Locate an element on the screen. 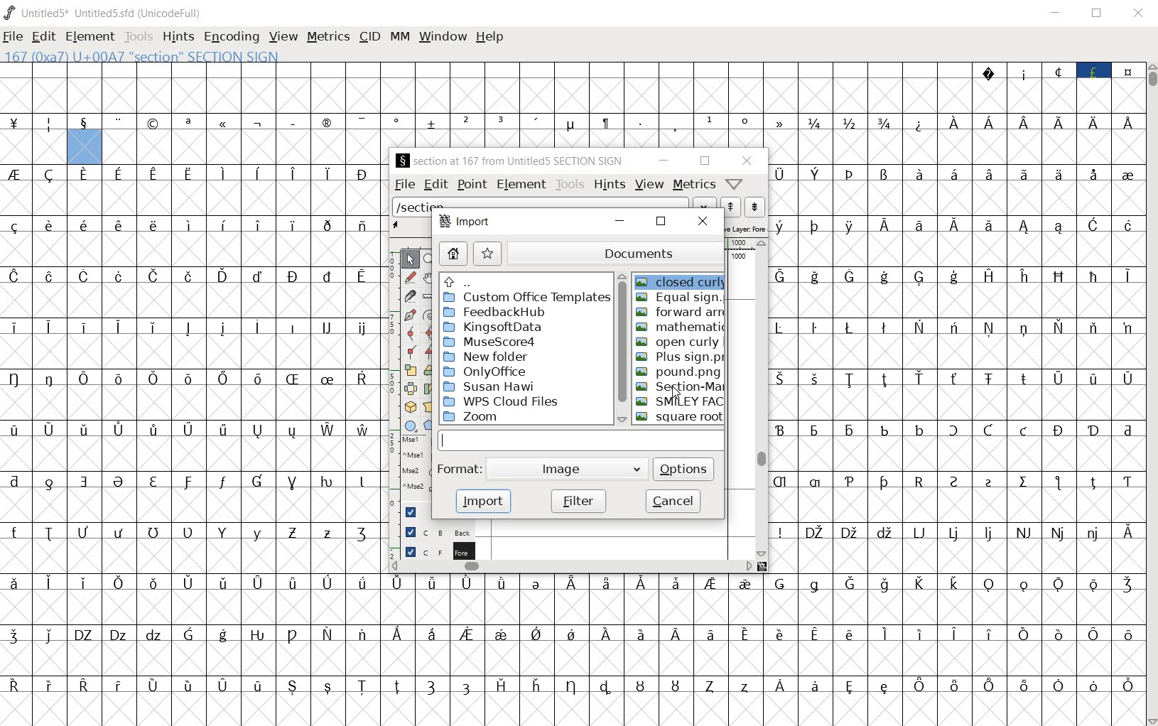  Untitled1 Untitled1.sfd (UnicodeFull) is located at coordinates (102, 13).